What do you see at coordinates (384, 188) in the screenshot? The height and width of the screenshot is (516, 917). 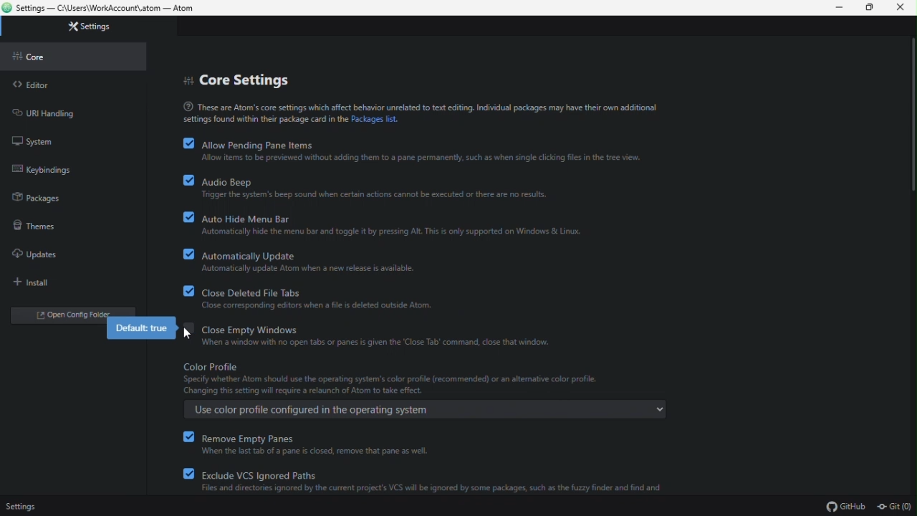 I see `audio beep` at bounding box center [384, 188].